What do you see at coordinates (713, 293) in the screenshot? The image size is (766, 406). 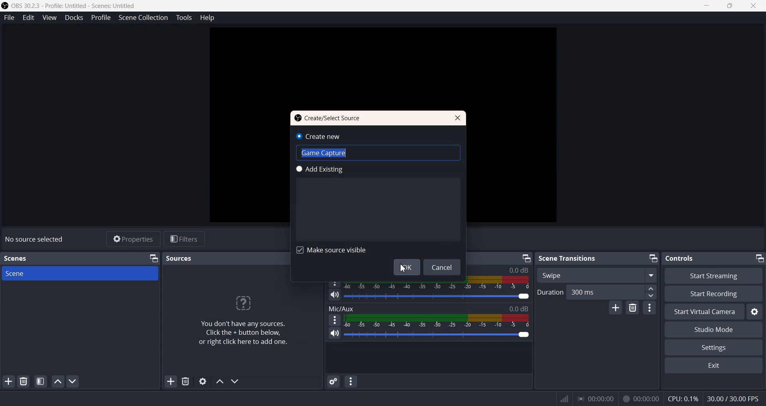 I see `Start Recording` at bounding box center [713, 293].